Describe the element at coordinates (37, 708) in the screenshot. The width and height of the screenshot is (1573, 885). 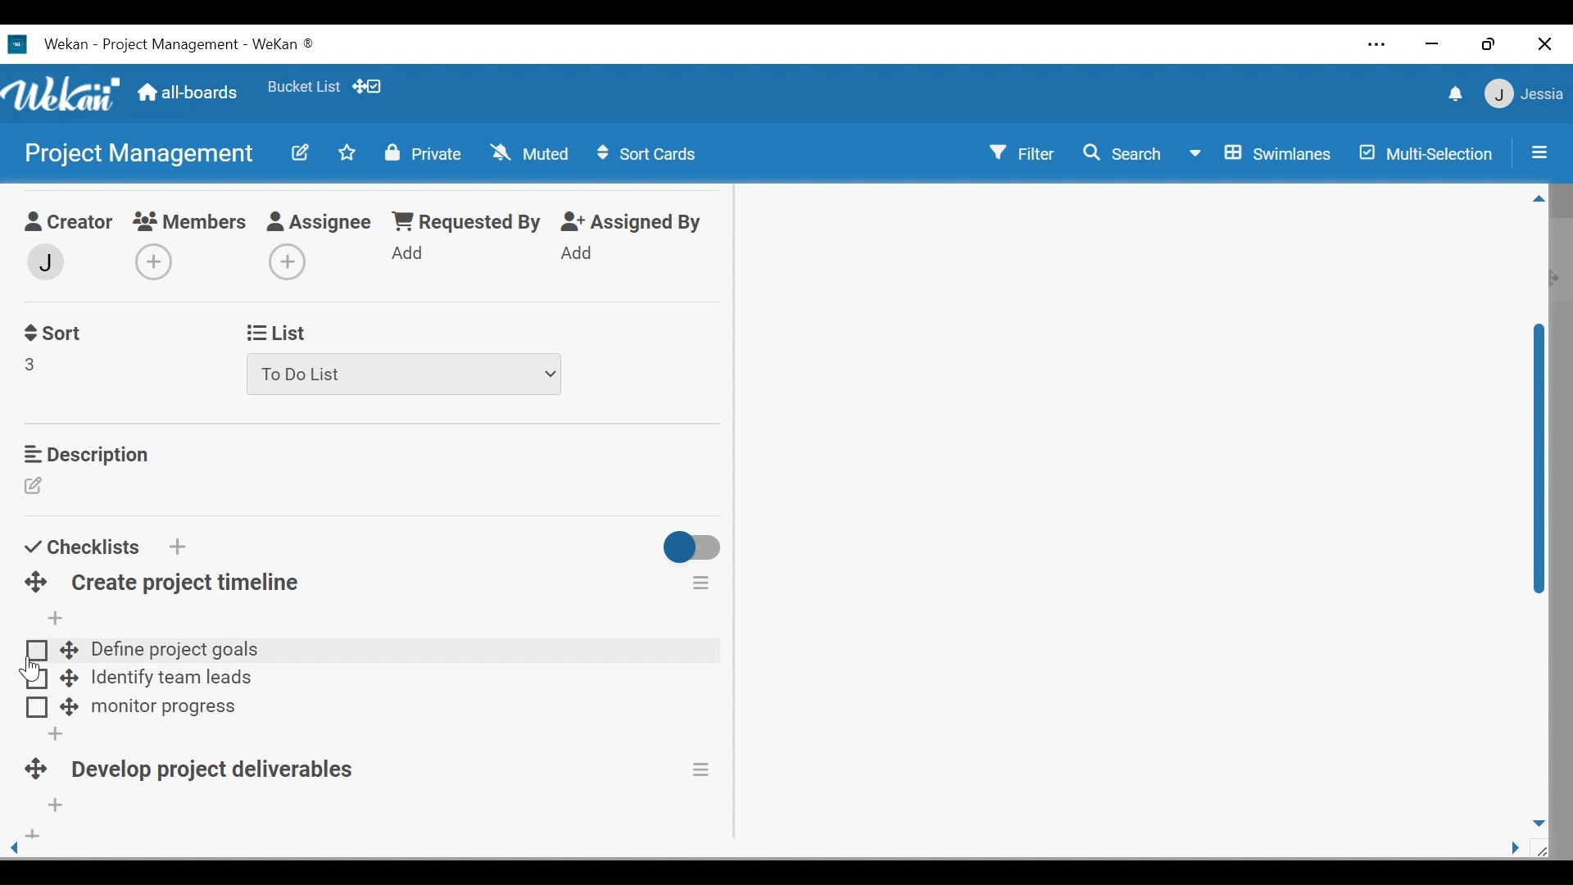
I see `(un)check` at that location.